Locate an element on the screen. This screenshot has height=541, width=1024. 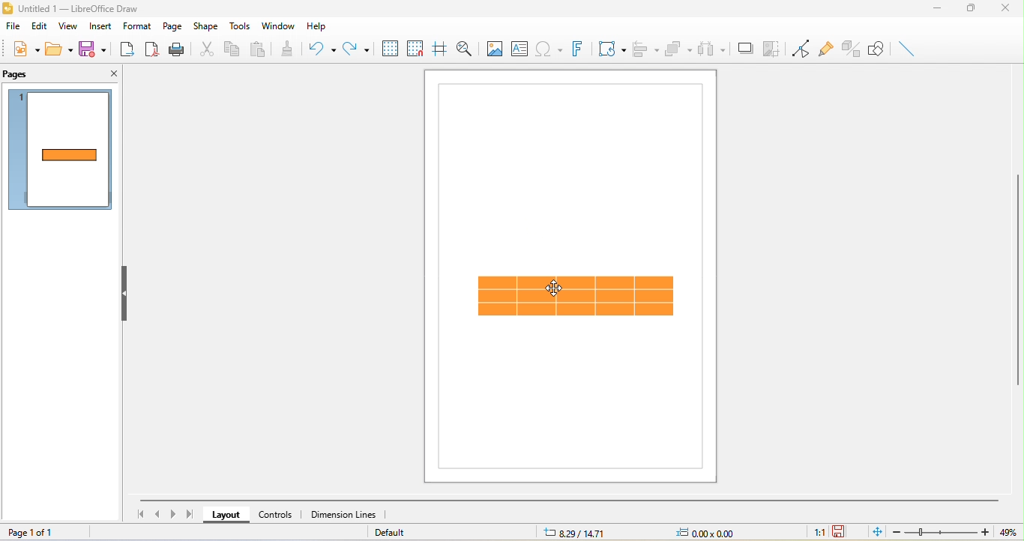
select at least three object to distribute is located at coordinates (712, 48).